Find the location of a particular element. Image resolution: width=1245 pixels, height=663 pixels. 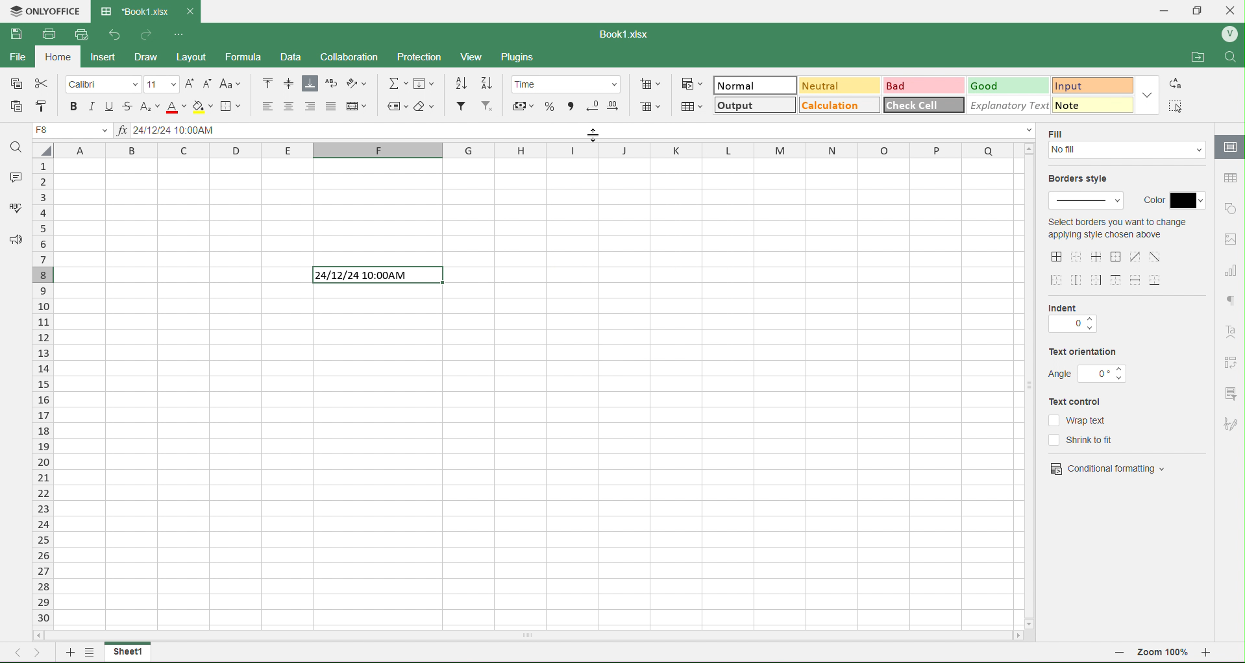

Quick Print is located at coordinates (80, 35).